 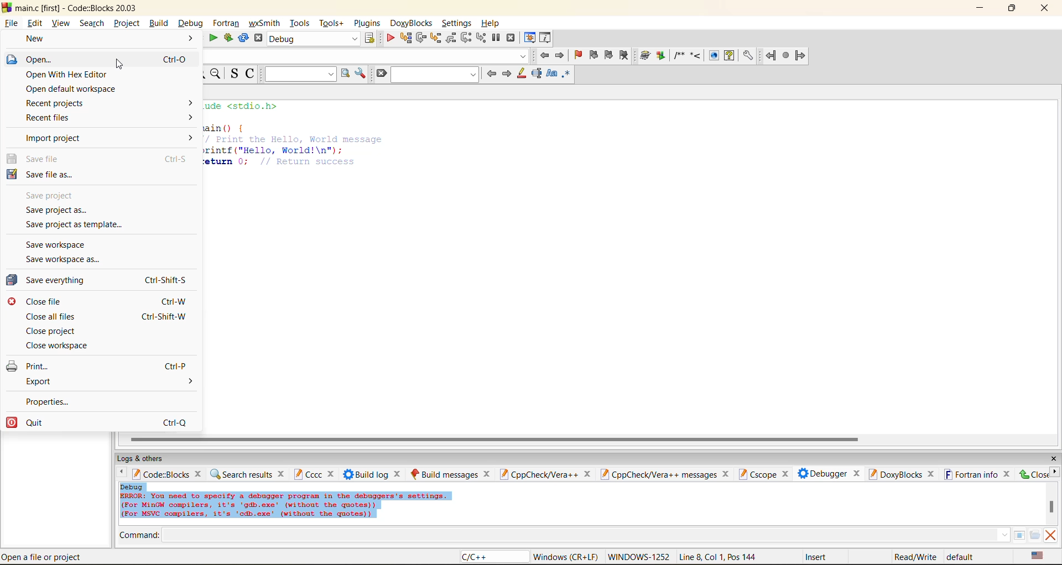 What do you see at coordinates (800, 55) in the screenshot?
I see `forward` at bounding box center [800, 55].